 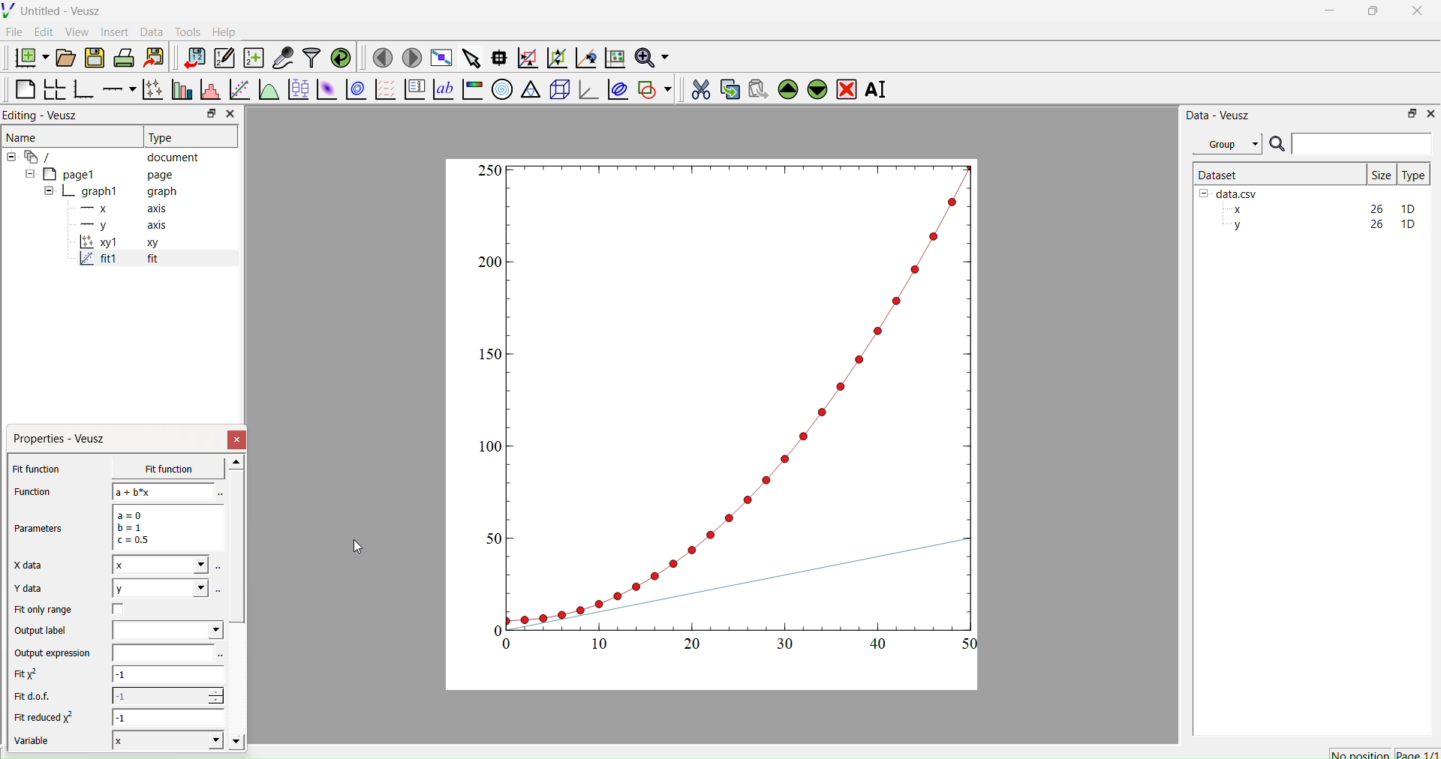 I want to click on Create a new dataset, so click(x=253, y=58).